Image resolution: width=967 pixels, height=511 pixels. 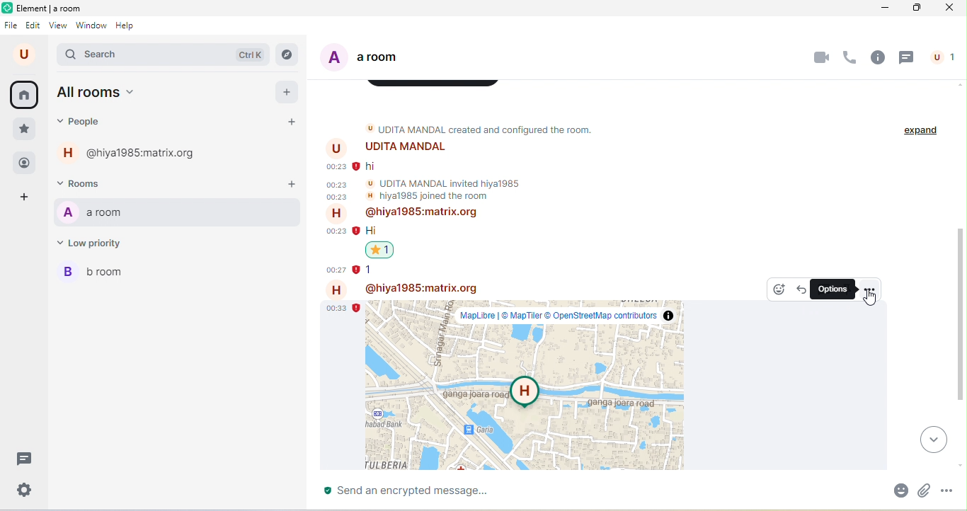 I want to click on Udita Mandal created and configured the room, so click(x=490, y=129).